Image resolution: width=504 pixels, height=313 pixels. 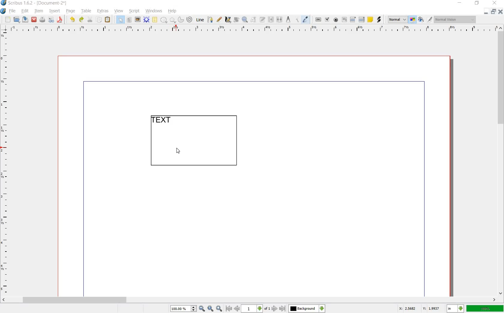 I want to click on toggle color management system, so click(x=413, y=20).